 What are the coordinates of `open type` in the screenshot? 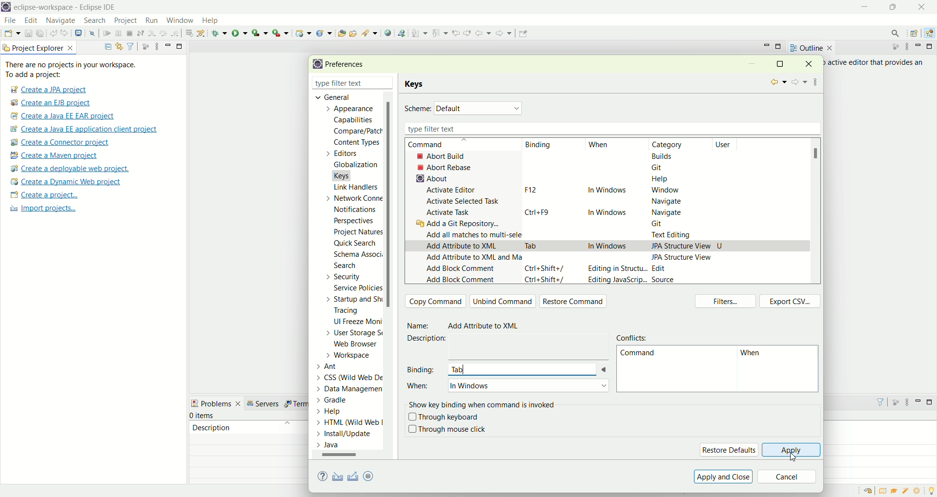 It's located at (341, 33).